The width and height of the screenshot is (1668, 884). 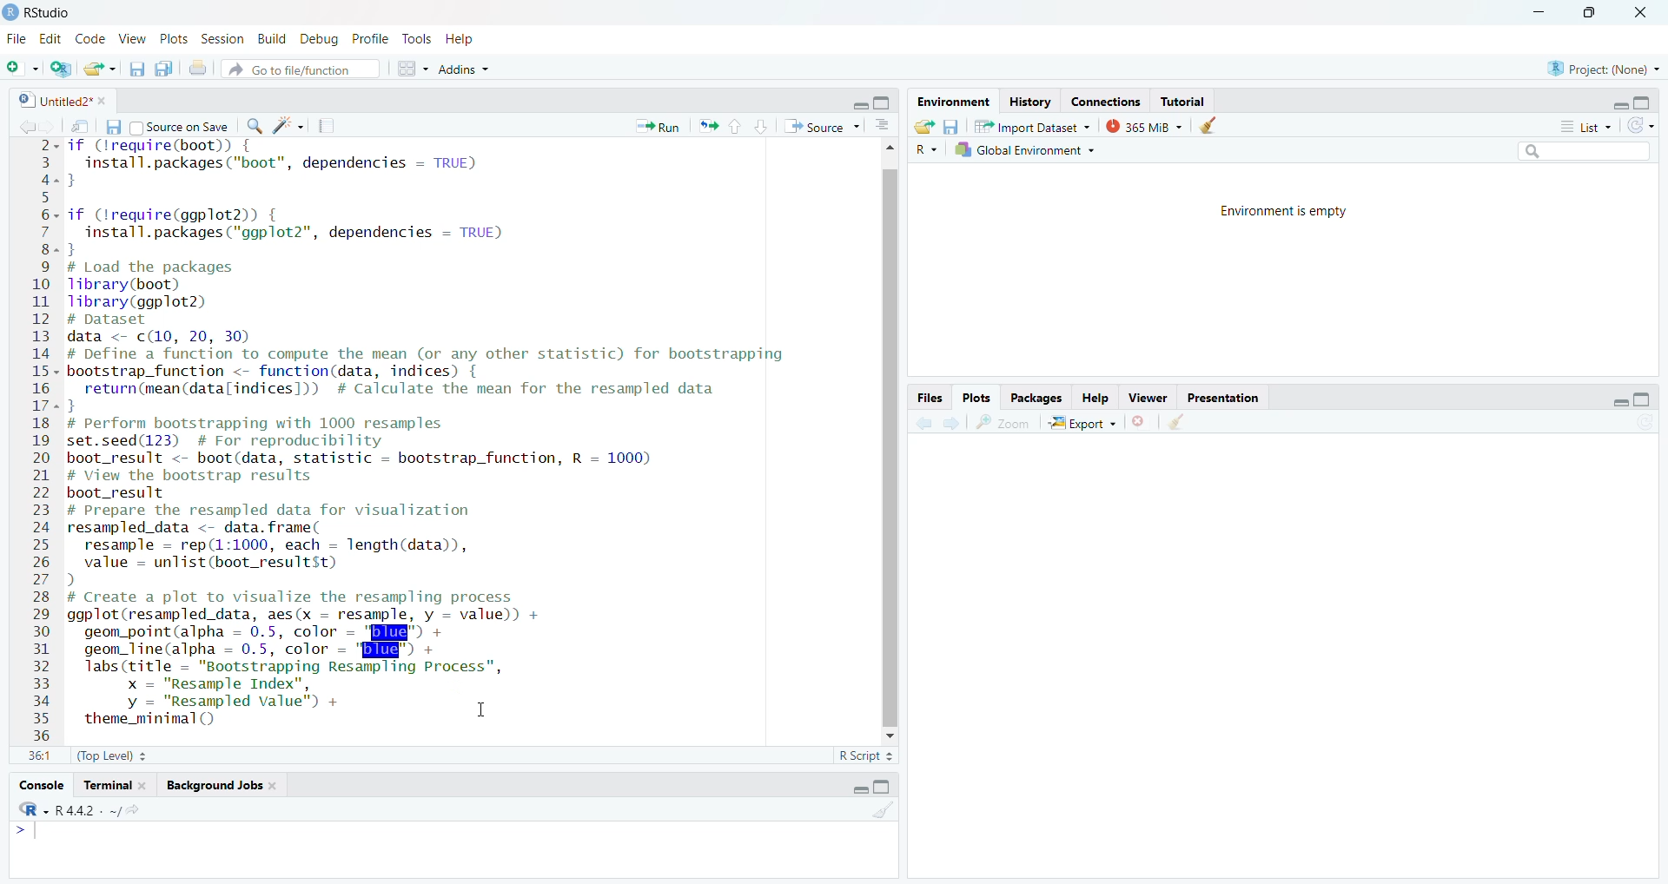 What do you see at coordinates (1644, 101) in the screenshot?
I see `hide console` at bounding box center [1644, 101].